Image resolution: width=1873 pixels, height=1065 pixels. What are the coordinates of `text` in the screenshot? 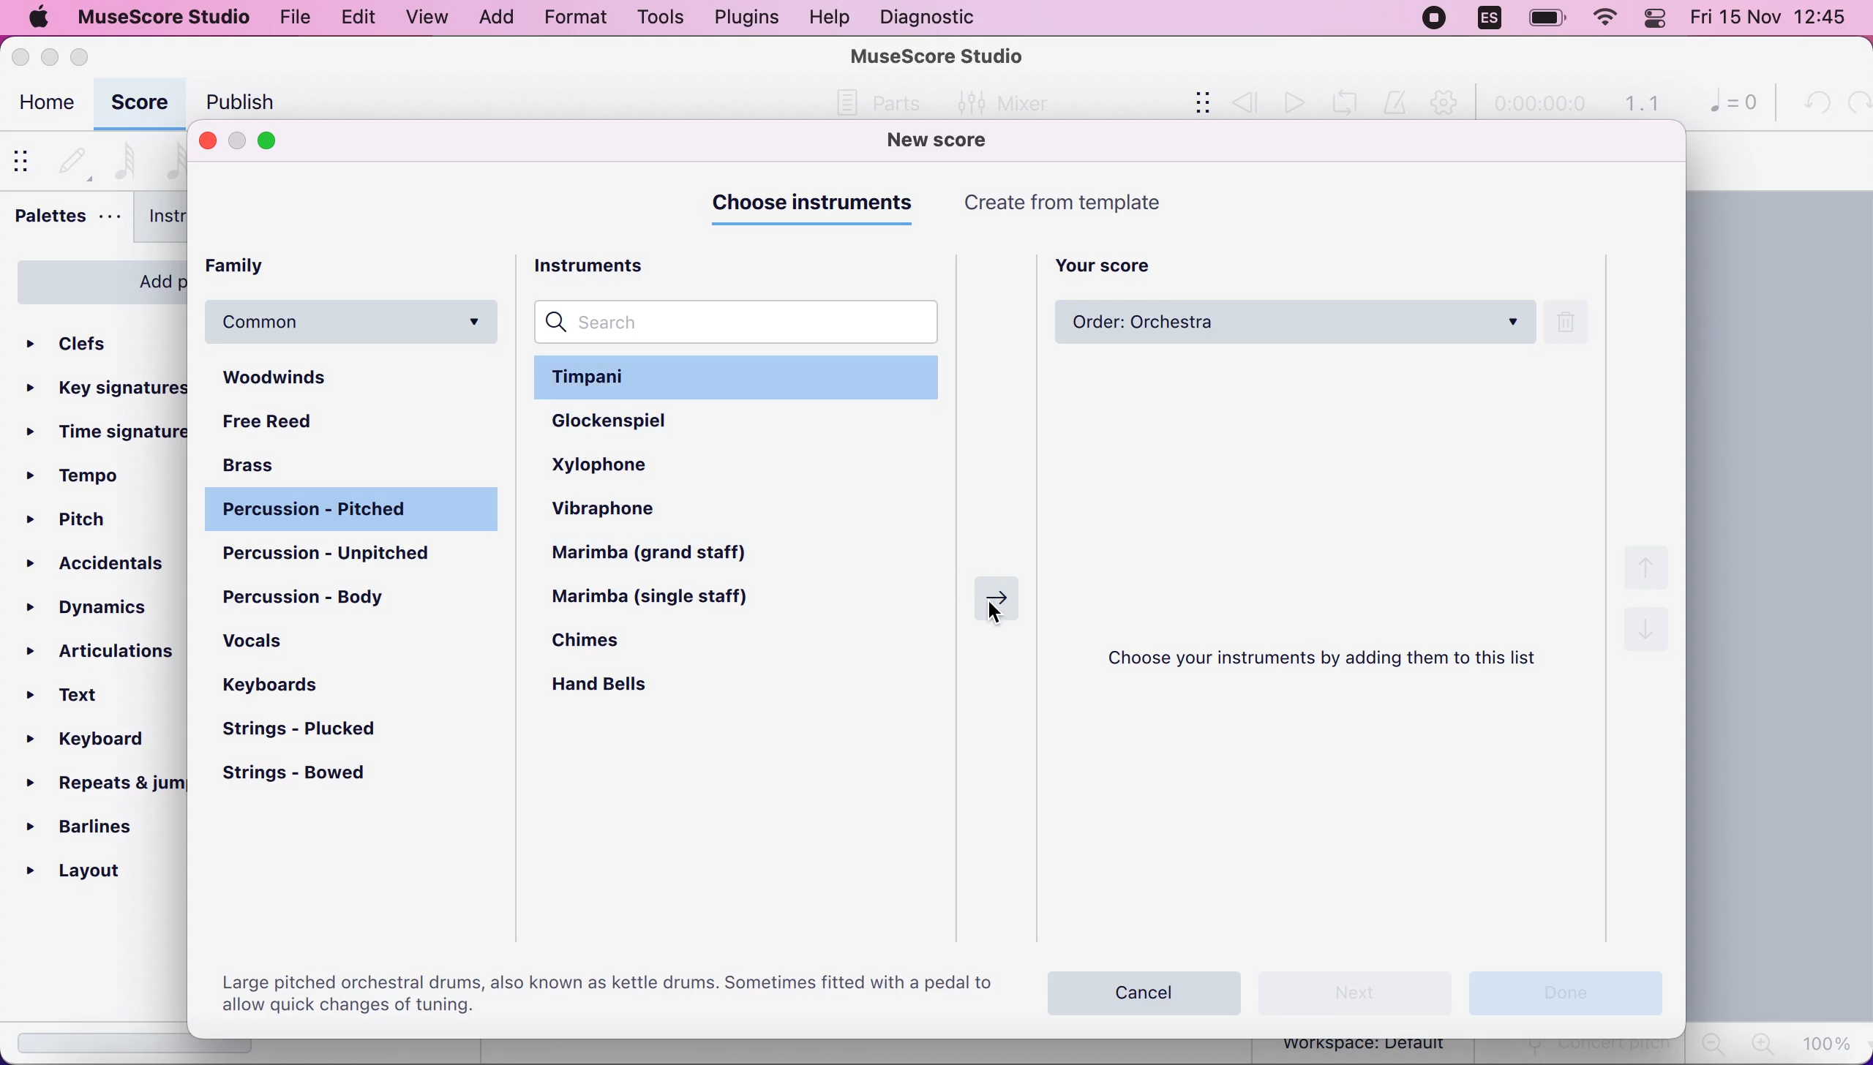 It's located at (82, 696).